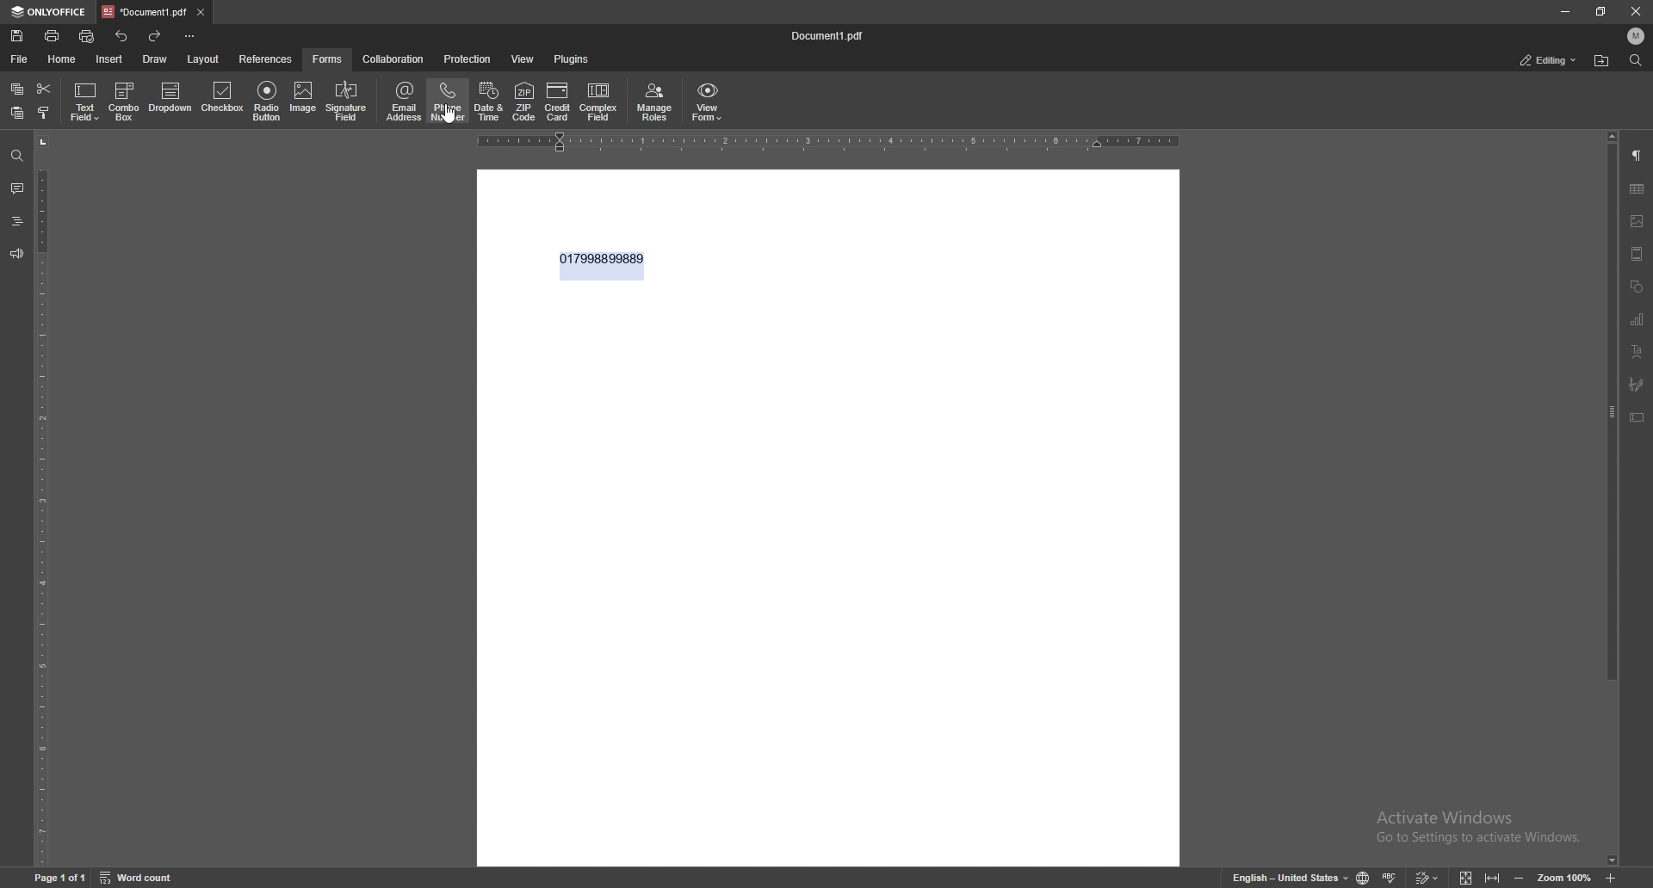  Describe the element at coordinates (17, 37) in the screenshot. I see `save` at that location.